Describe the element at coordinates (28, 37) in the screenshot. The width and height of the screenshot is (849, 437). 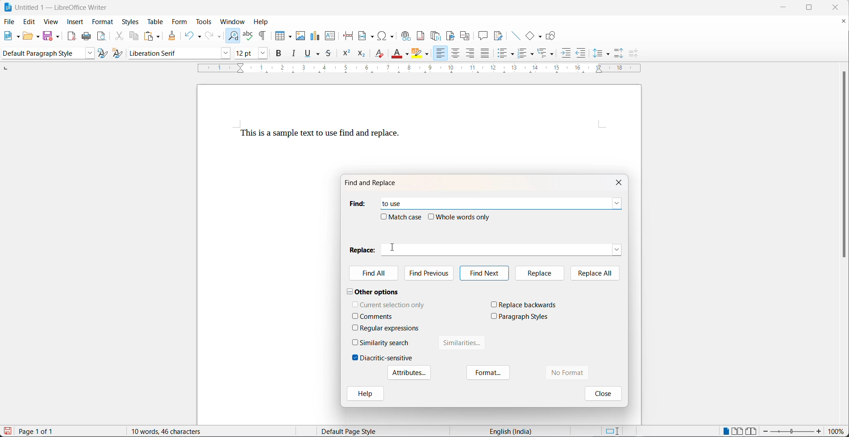
I see `open` at that location.